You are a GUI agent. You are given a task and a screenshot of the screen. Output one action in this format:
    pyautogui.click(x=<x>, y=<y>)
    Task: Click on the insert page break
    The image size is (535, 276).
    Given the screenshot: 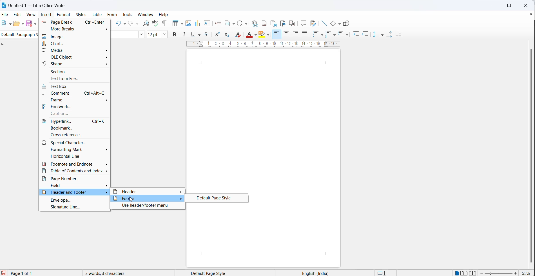 What is the action you would take?
    pyautogui.click(x=218, y=24)
    